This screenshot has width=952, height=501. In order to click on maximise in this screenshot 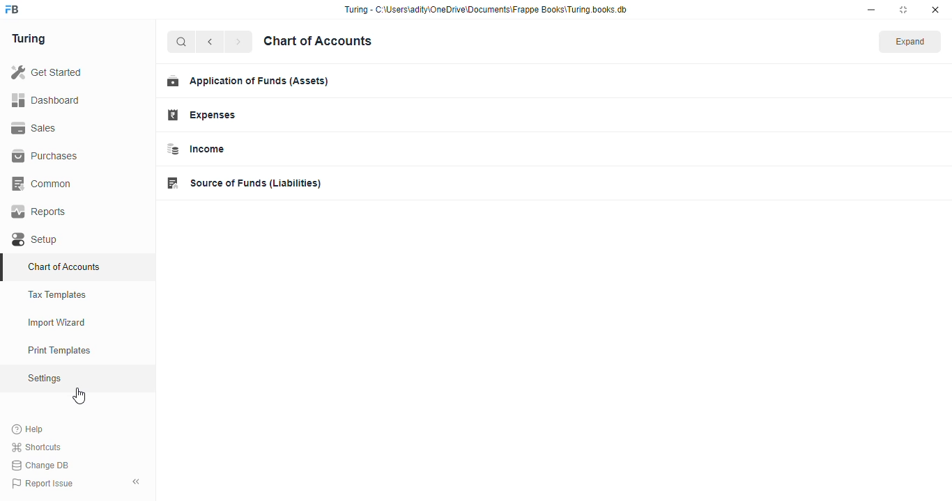, I will do `click(905, 10)`.